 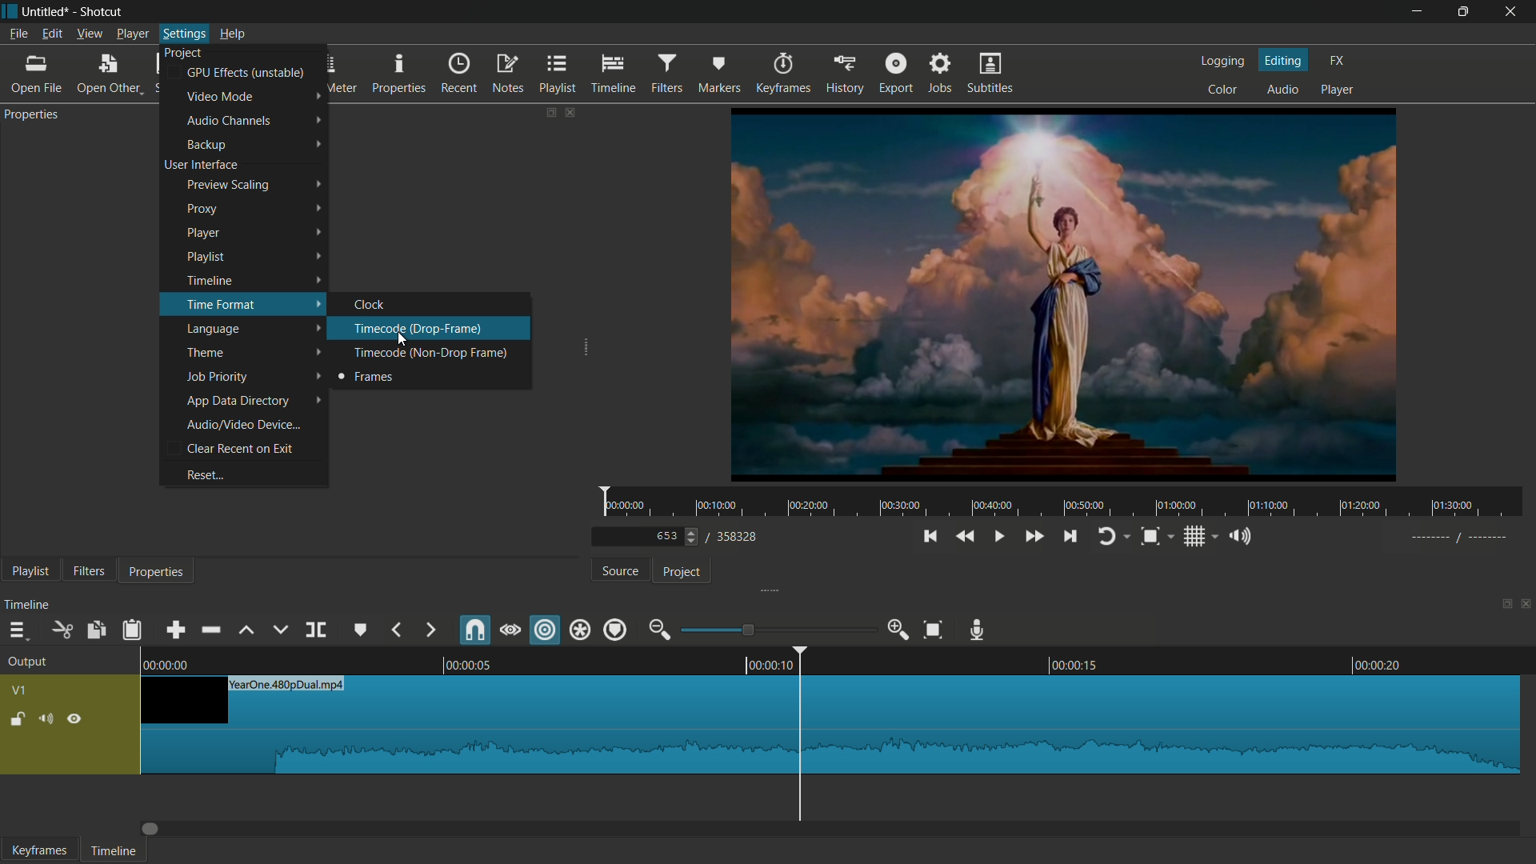 I want to click on timeline menu, so click(x=17, y=628).